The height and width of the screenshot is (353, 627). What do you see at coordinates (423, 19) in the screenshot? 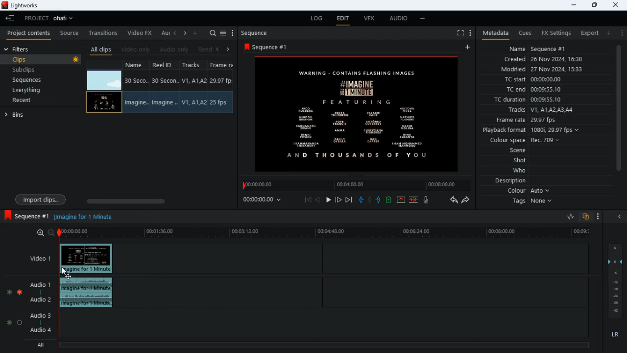
I see `add` at bounding box center [423, 19].